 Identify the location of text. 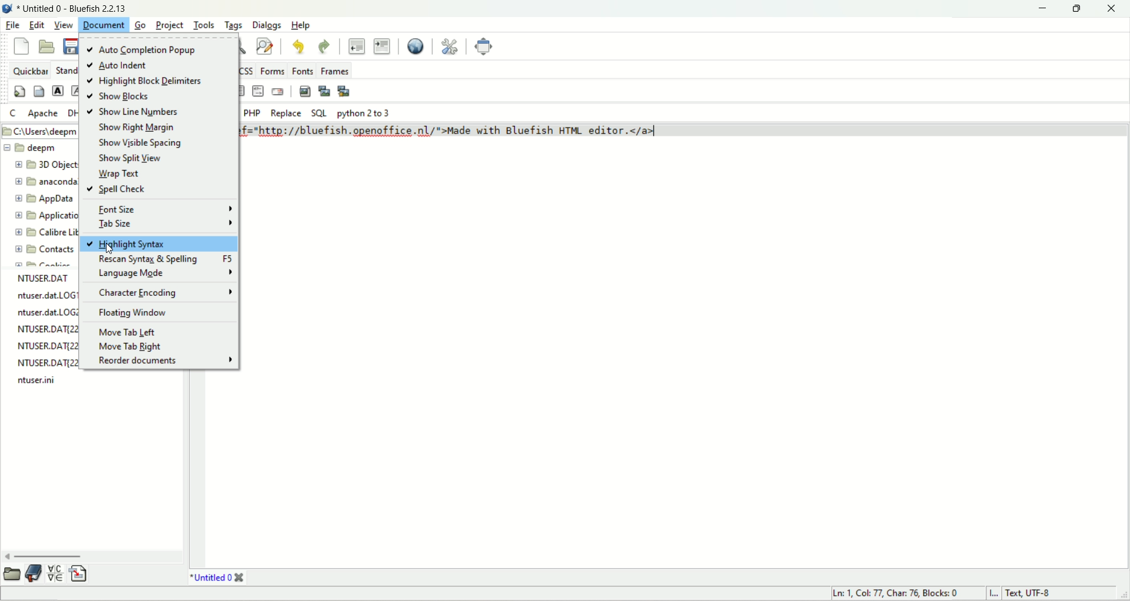
(47, 332).